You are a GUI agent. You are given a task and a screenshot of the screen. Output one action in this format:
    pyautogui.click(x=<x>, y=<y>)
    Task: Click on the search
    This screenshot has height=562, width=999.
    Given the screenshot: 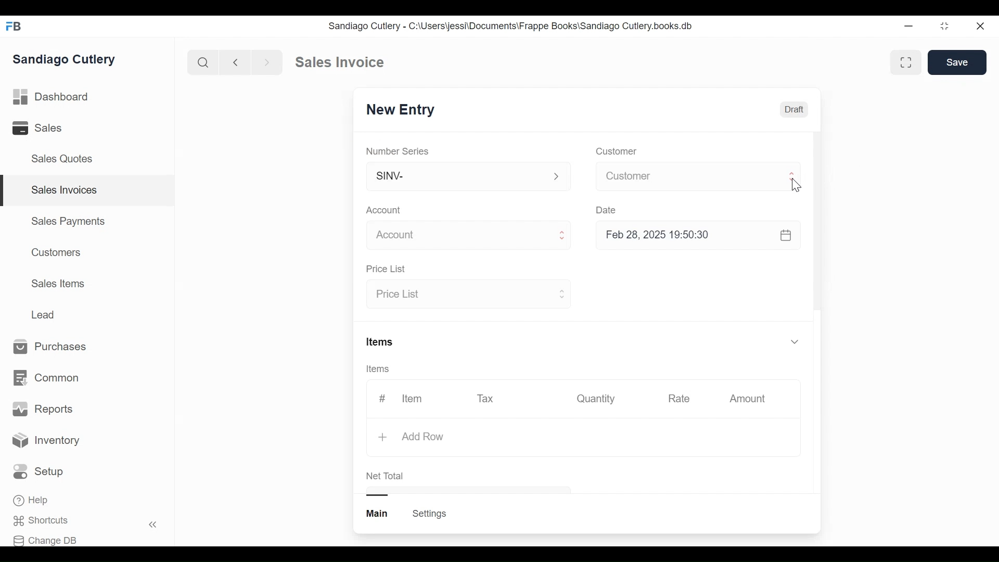 What is the action you would take?
    pyautogui.click(x=203, y=63)
    